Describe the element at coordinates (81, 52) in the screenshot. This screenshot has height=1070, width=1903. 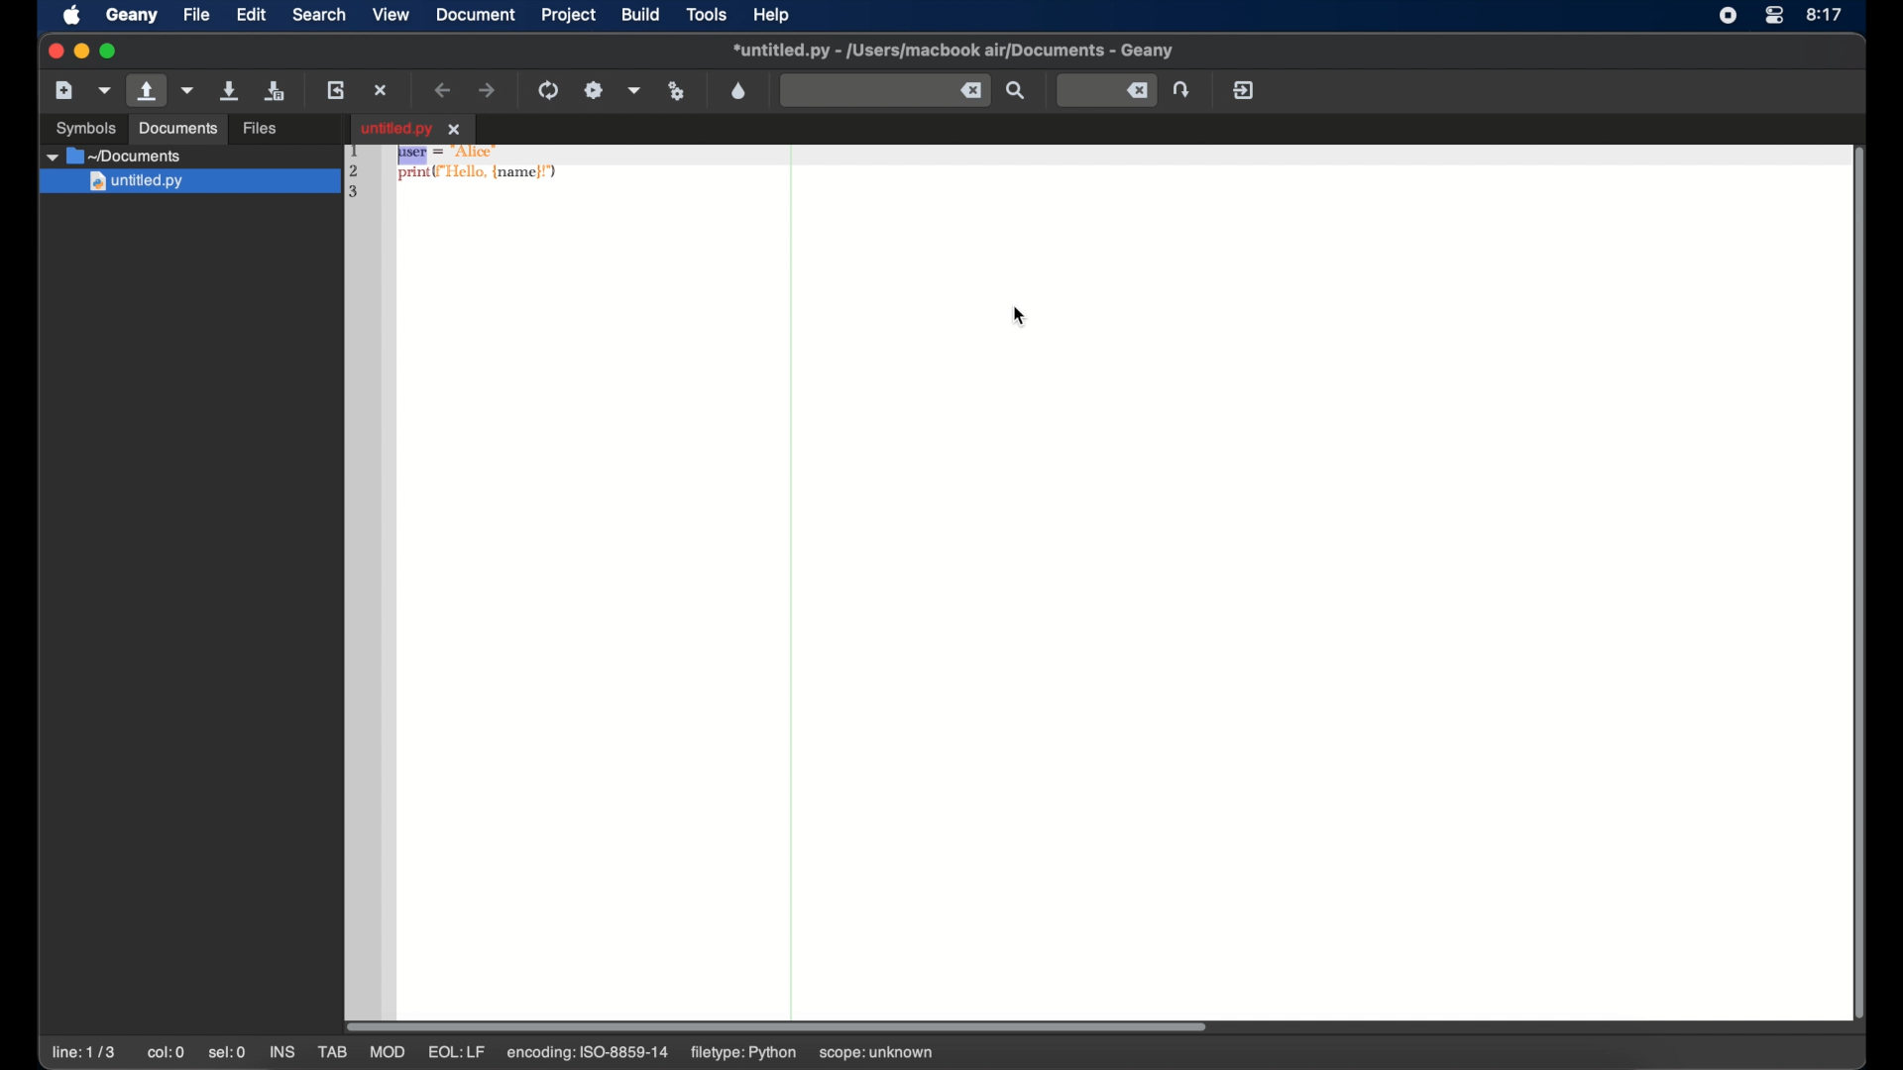
I see `minimize` at that location.